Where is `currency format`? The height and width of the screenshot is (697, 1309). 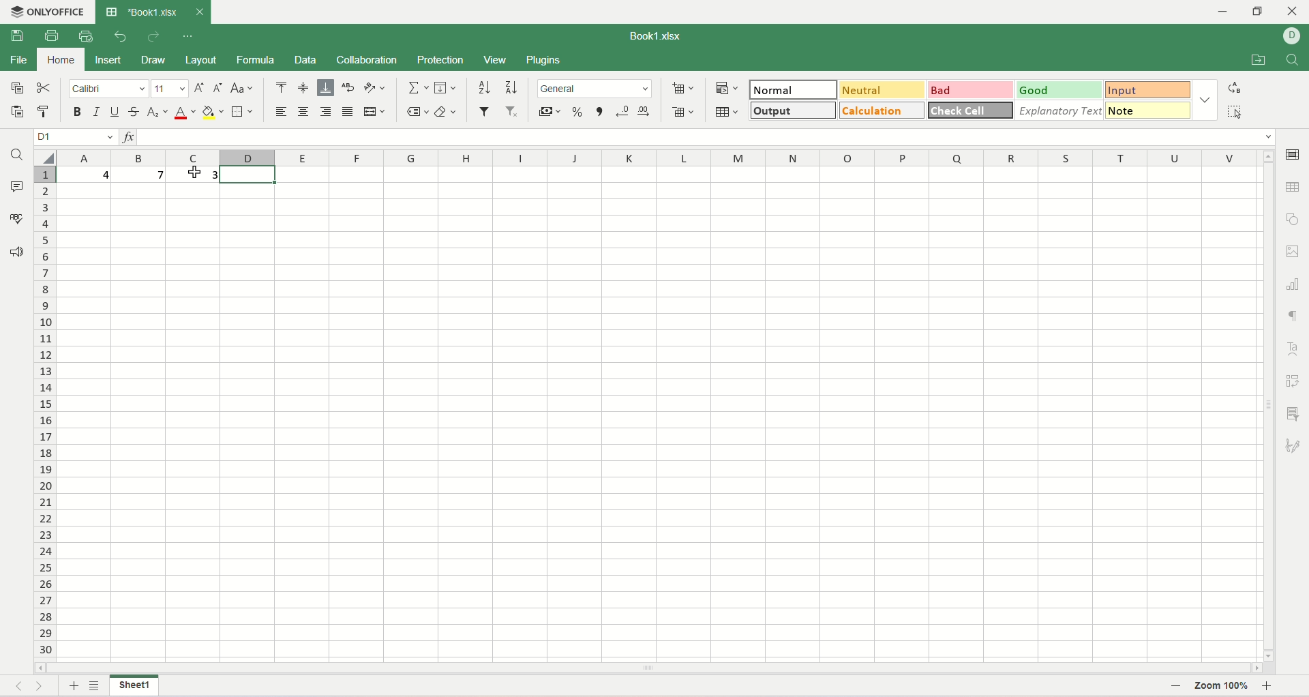
currency format is located at coordinates (549, 111).